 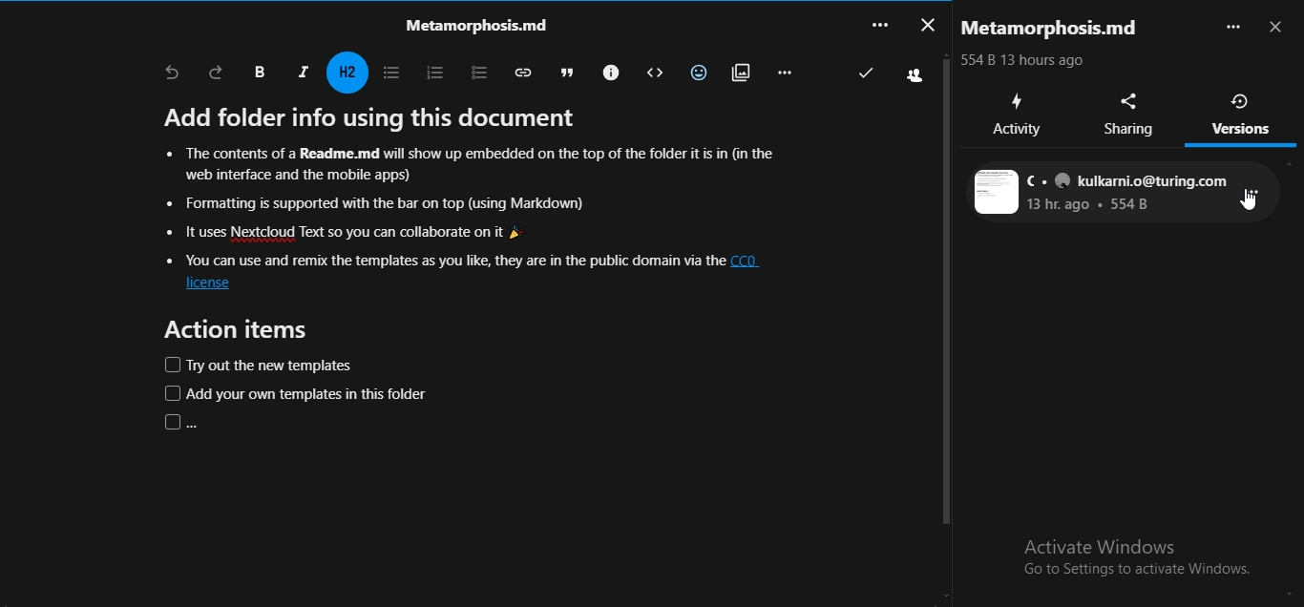 I want to click on block, so click(x=650, y=73).